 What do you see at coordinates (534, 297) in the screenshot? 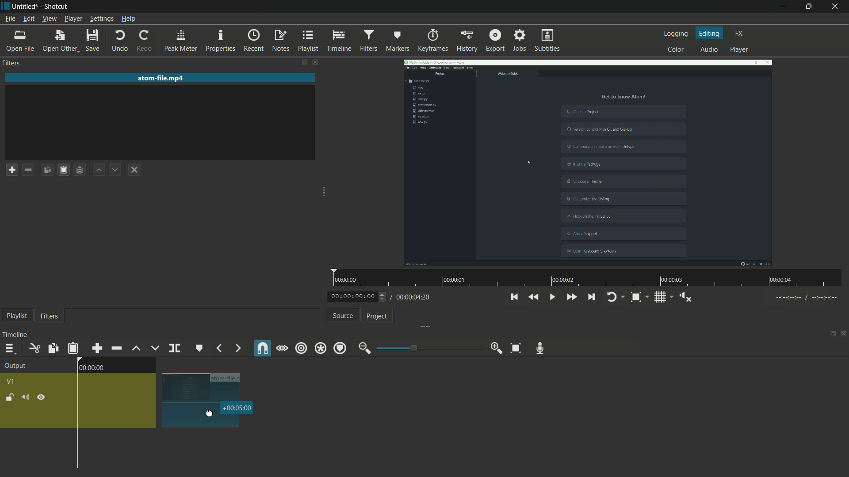
I see `quickly play backward` at bounding box center [534, 297].